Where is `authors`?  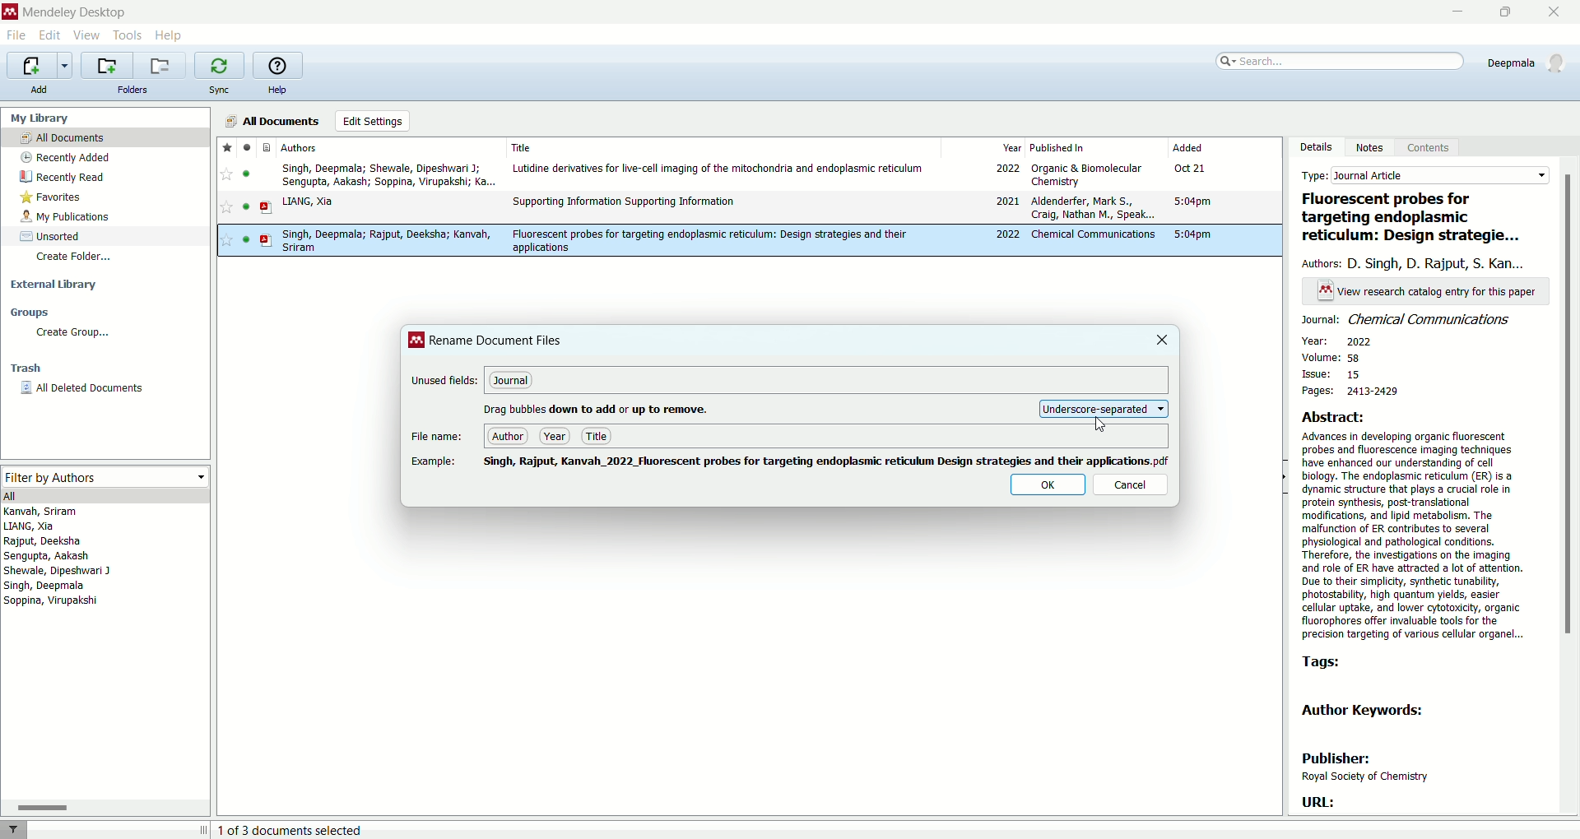
authors is located at coordinates (1419, 264).